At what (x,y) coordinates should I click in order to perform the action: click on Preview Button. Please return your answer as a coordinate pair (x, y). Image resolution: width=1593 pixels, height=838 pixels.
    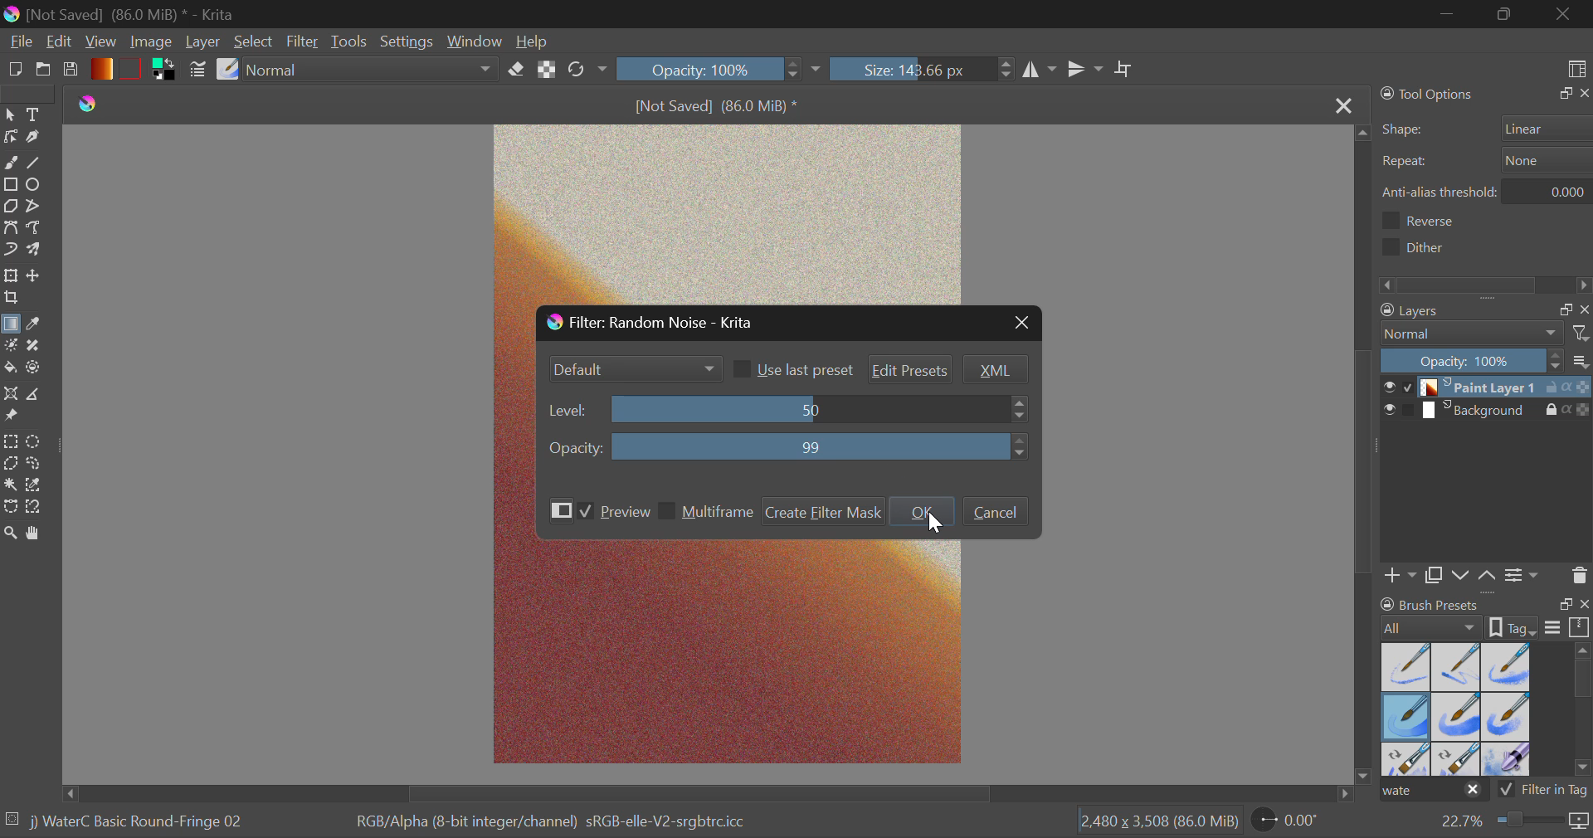
    Looking at the image, I should click on (561, 510).